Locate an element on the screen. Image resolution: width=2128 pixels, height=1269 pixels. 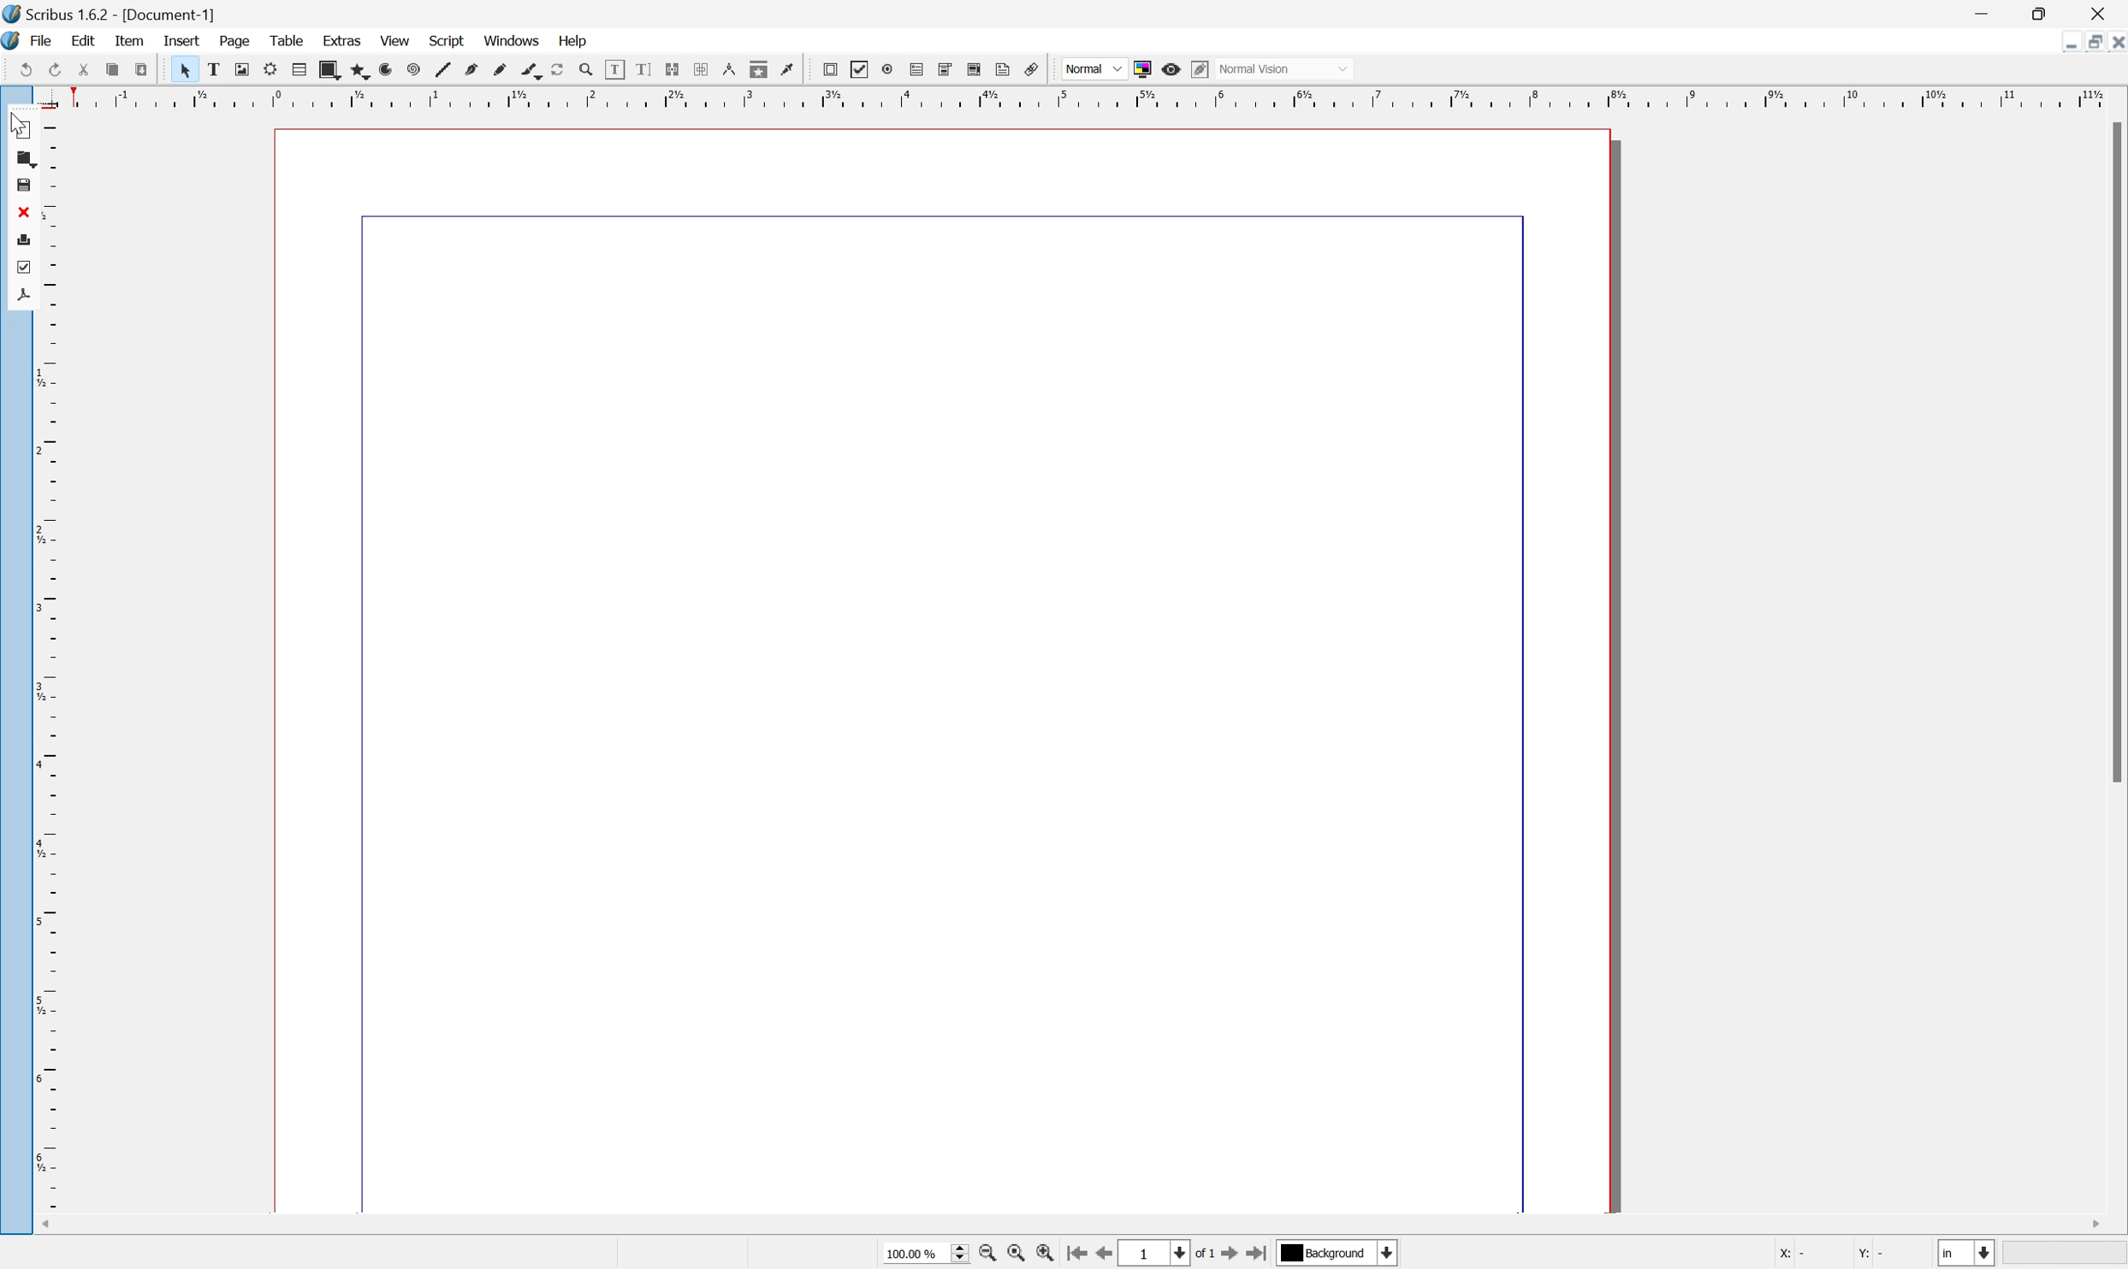
script is located at coordinates (449, 43).